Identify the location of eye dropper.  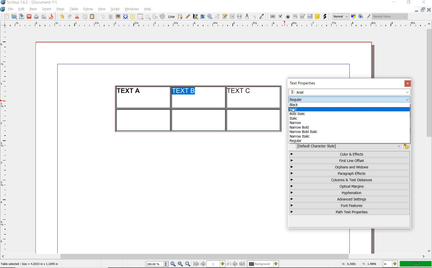
(262, 17).